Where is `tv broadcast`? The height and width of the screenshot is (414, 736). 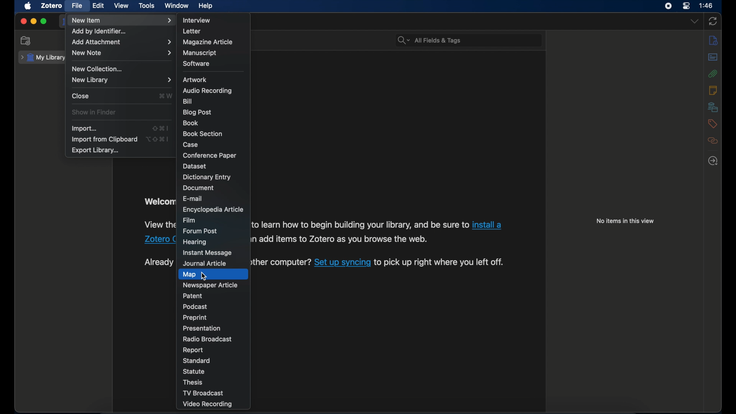 tv broadcast is located at coordinates (203, 393).